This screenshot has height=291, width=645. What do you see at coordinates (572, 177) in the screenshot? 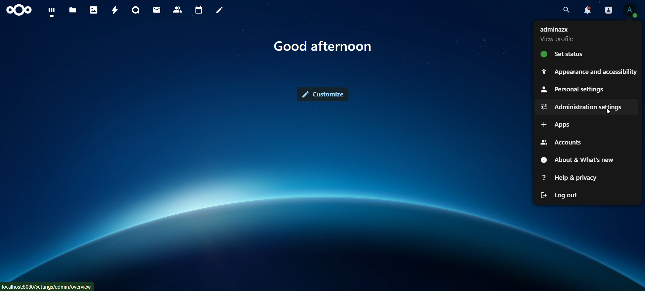
I see `help & privacy` at bounding box center [572, 177].